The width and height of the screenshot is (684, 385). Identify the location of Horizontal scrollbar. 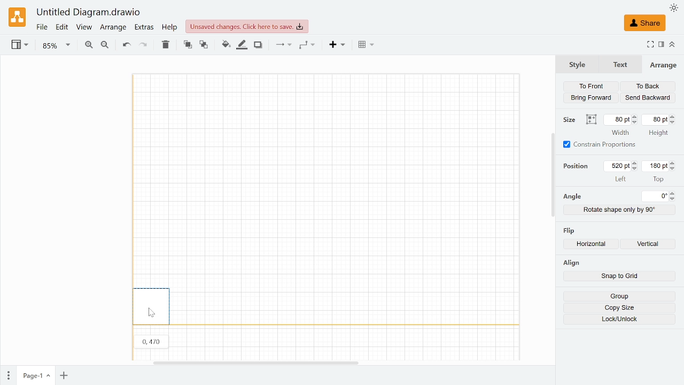
(256, 362).